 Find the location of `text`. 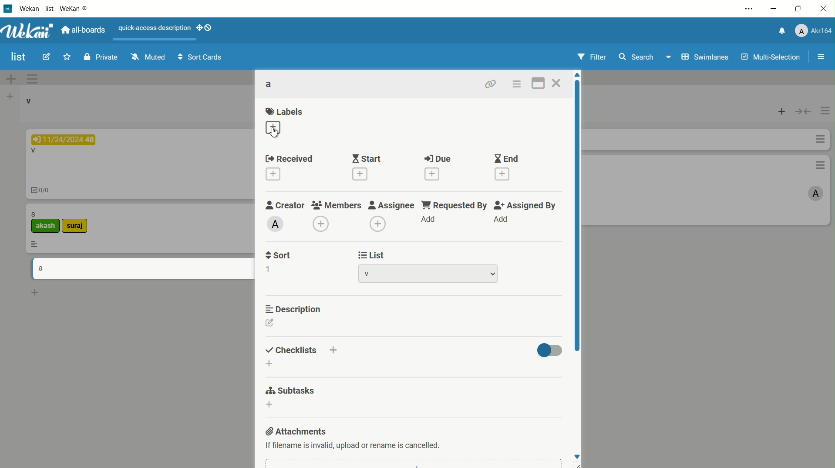

text is located at coordinates (354, 445).